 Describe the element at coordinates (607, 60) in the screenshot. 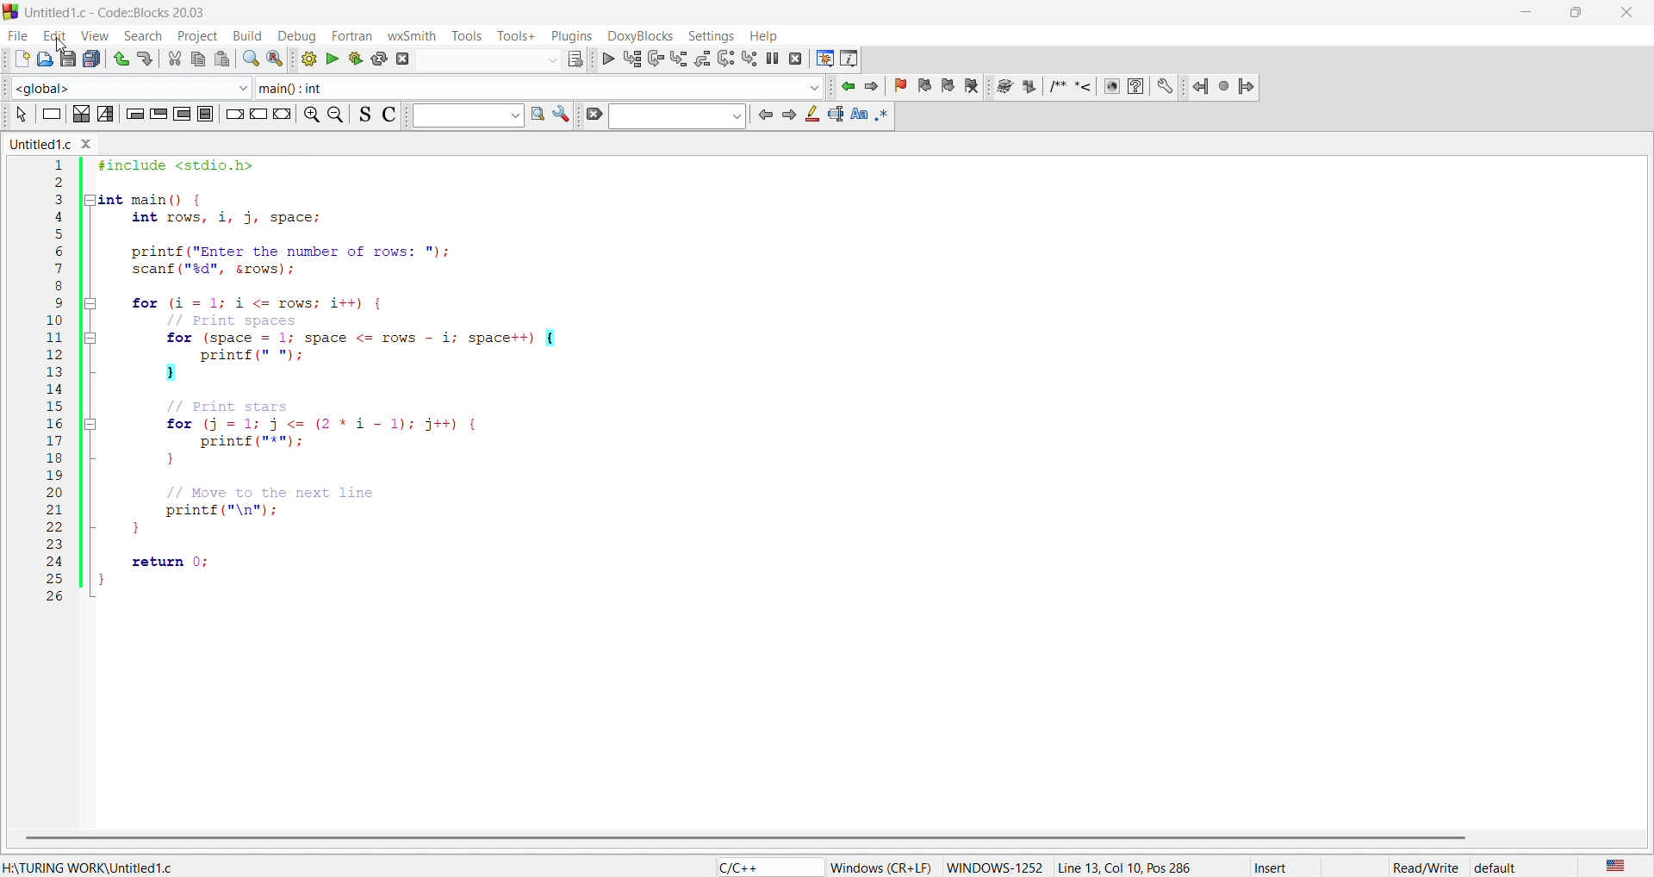

I see `debug continue` at that location.